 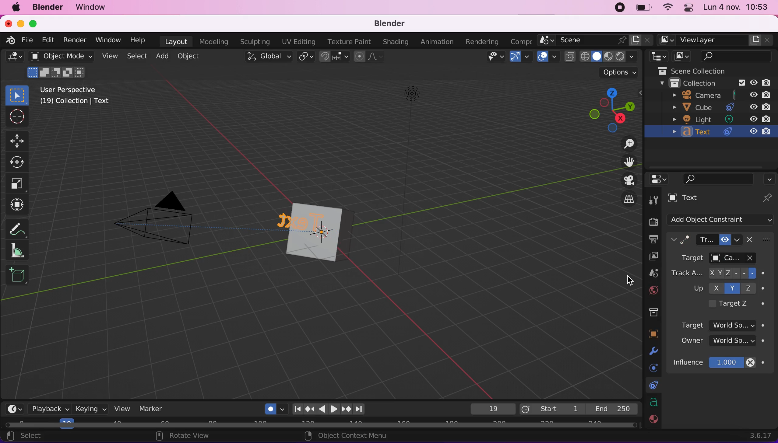 What do you see at coordinates (770, 177) in the screenshot?
I see `options` at bounding box center [770, 177].